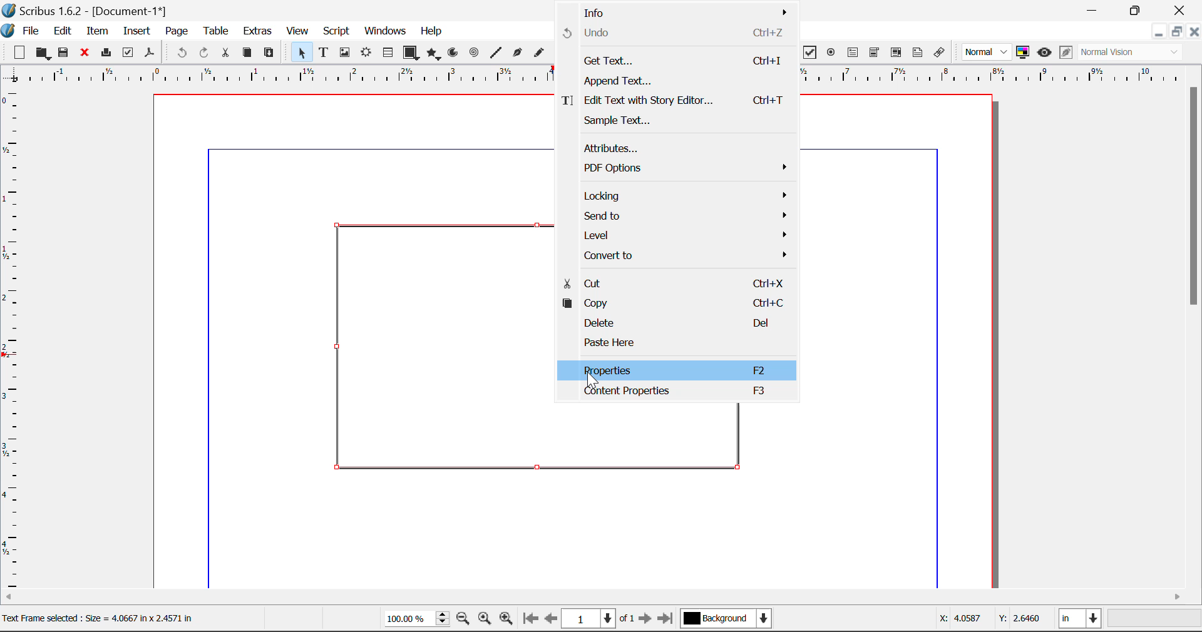  Describe the element at coordinates (474, 53) in the screenshot. I see `Spiral` at that location.